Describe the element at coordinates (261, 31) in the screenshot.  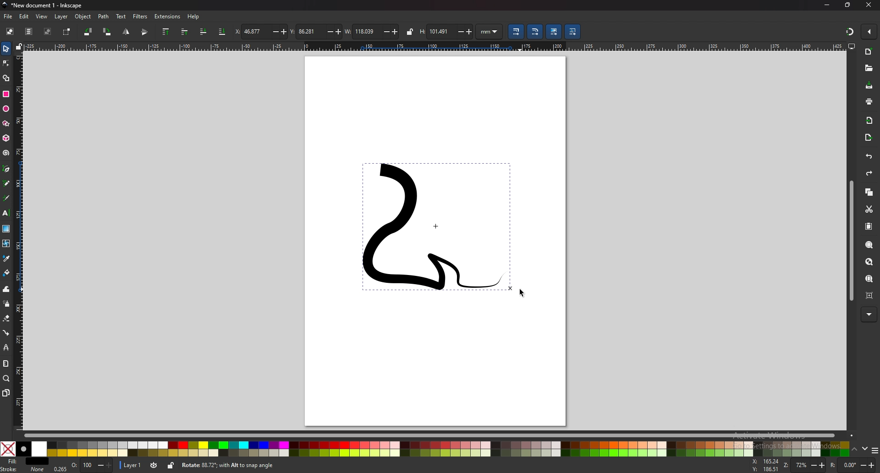
I see `x coordinates` at that location.